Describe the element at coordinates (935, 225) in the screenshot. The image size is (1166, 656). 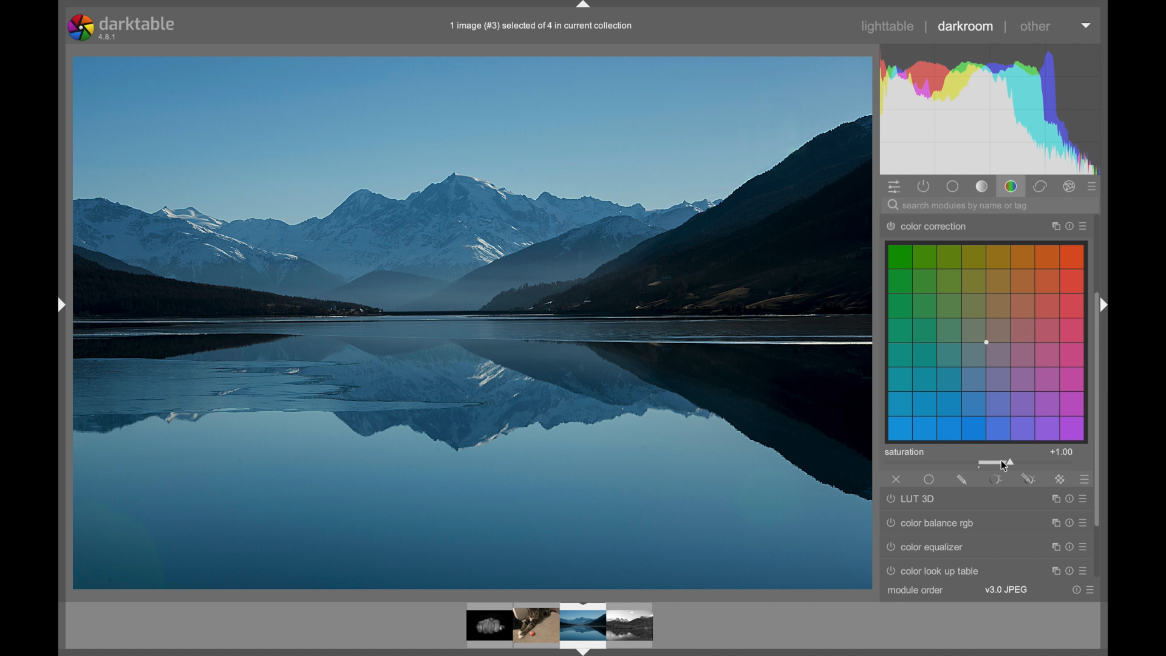
I see `output color profile` at that location.